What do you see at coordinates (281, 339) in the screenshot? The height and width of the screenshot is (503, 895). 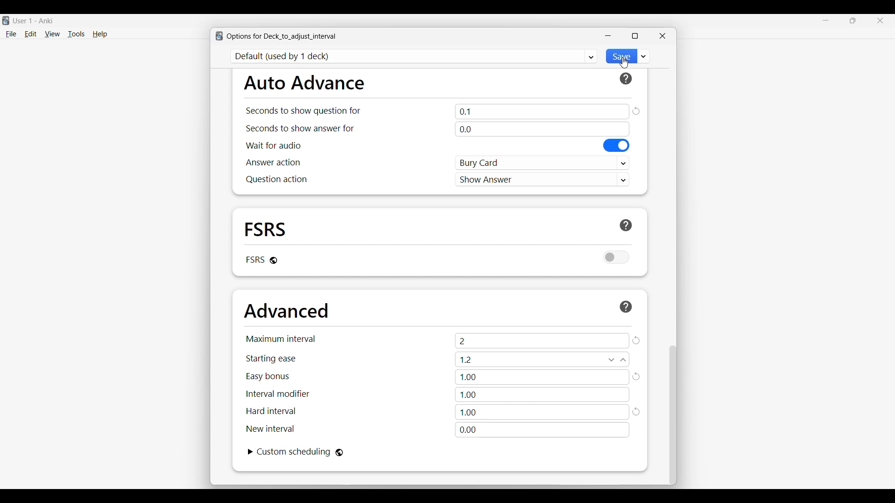 I see `Indicates max. interval` at bounding box center [281, 339].